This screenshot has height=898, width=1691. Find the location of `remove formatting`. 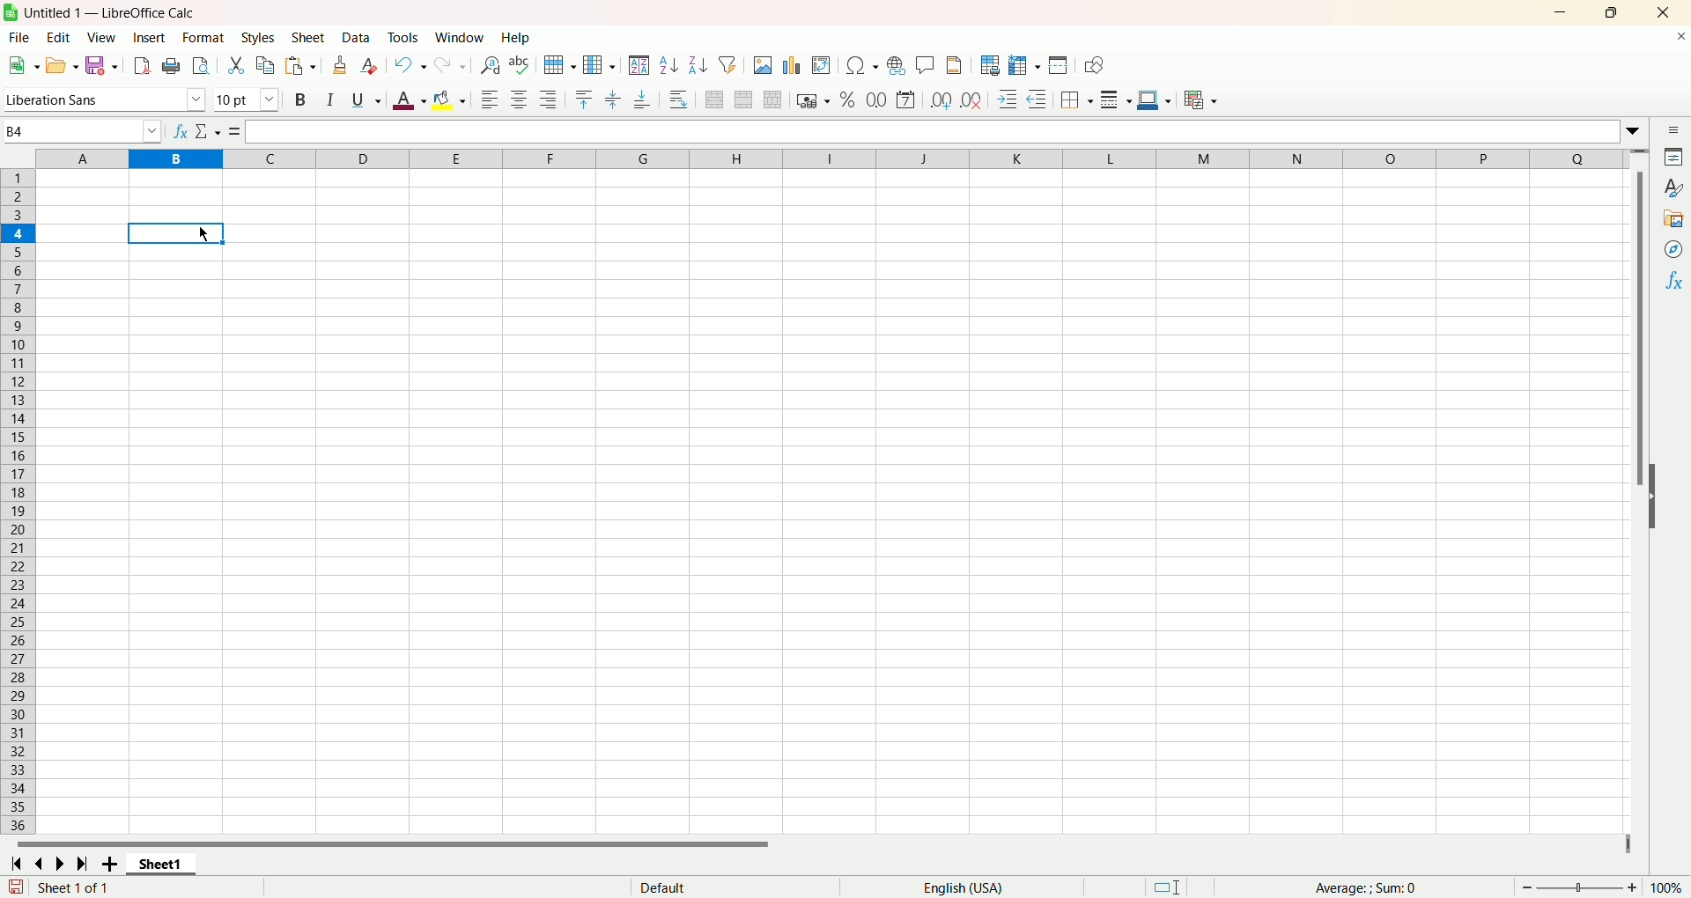

remove formatting is located at coordinates (373, 66).